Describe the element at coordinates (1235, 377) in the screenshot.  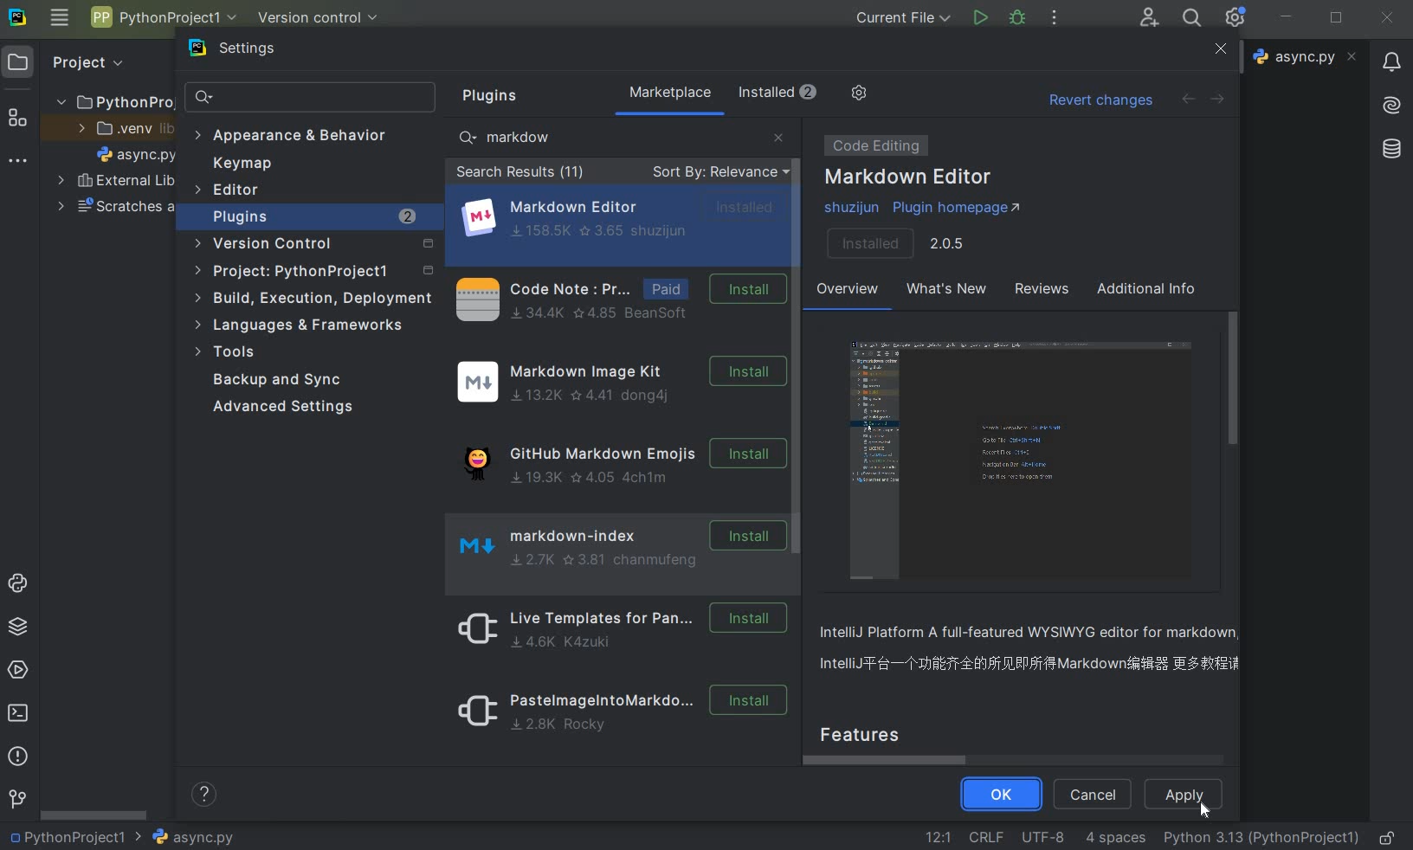
I see `scrollbar` at that location.